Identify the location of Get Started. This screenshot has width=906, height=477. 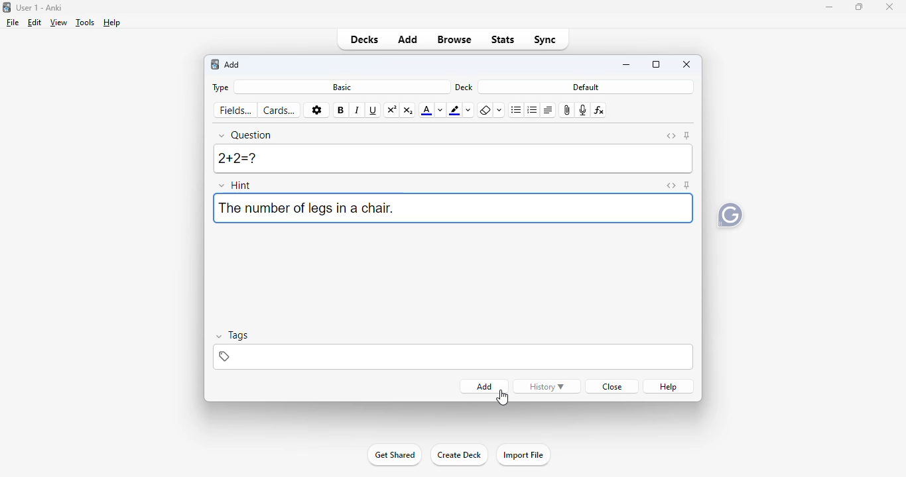
(394, 456).